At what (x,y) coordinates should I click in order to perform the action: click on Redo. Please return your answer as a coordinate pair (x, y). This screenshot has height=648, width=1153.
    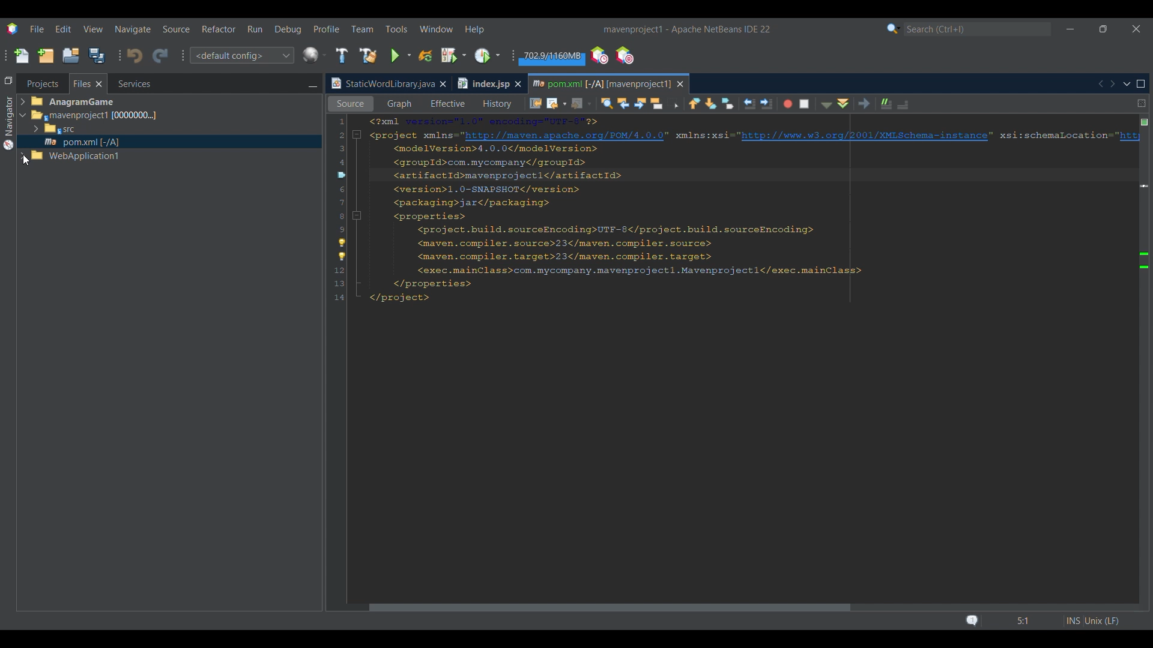
    Looking at the image, I should click on (160, 56).